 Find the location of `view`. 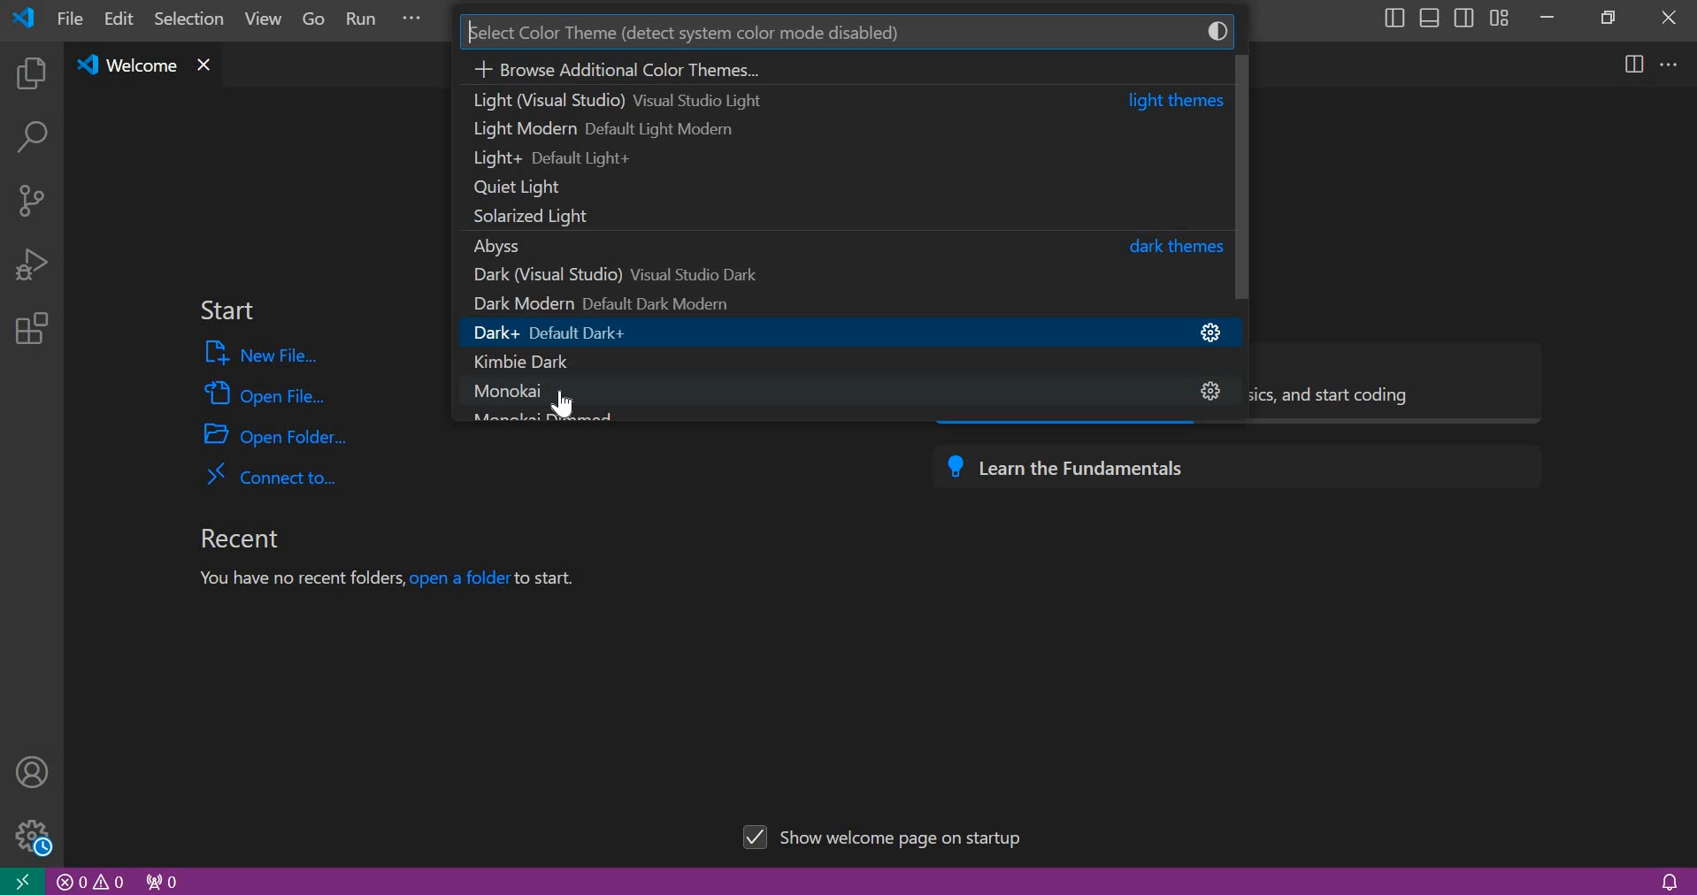

view is located at coordinates (258, 22).